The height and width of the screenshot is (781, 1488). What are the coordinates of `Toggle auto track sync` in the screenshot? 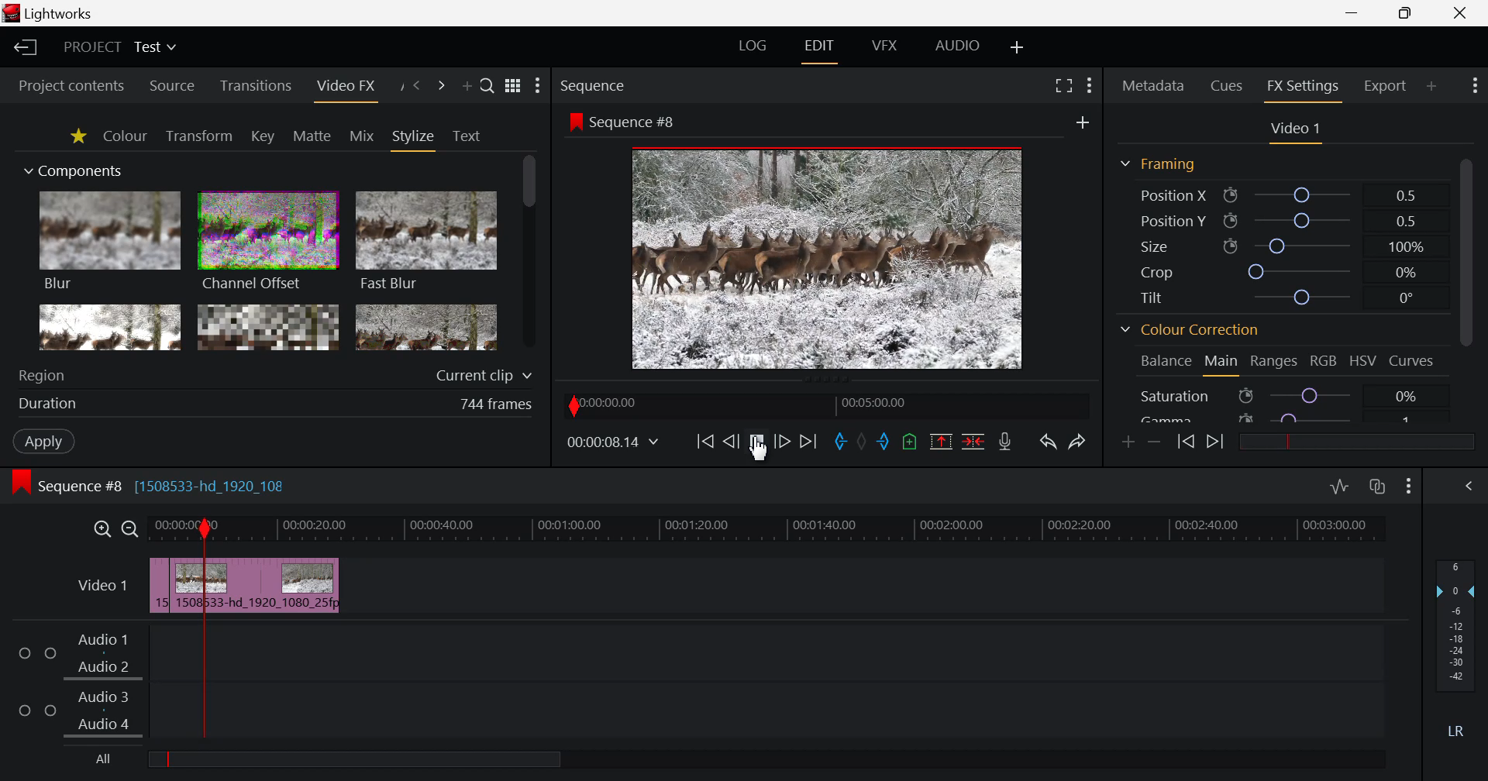 It's located at (1378, 487).